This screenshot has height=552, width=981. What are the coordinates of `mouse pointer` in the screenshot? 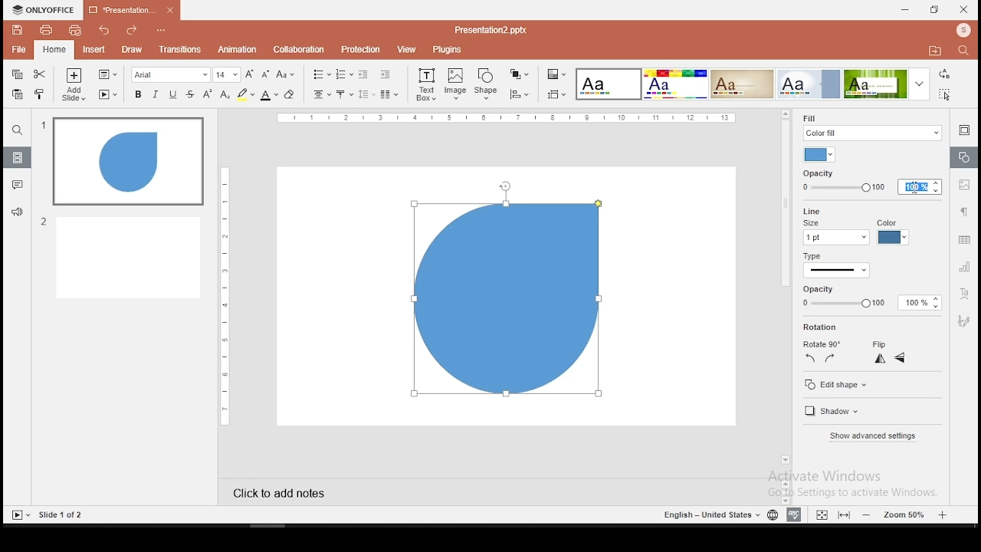 It's located at (914, 189).